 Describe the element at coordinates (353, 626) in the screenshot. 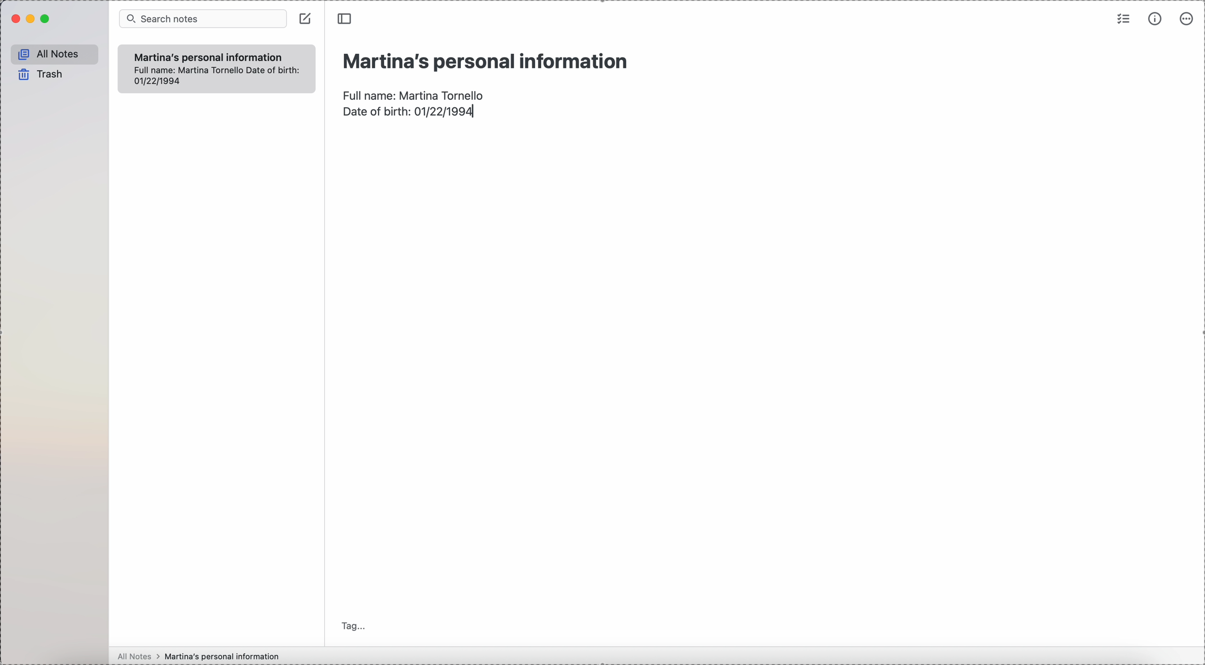

I see `tag` at that location.